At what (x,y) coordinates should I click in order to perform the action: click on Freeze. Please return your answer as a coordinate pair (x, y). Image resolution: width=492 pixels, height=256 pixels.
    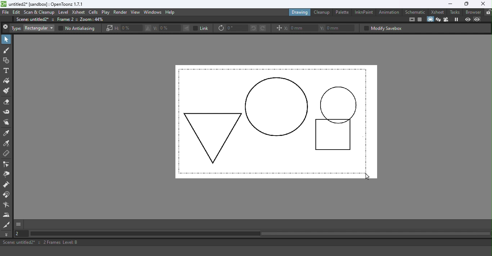
    Looking at the image, I should click on (457, 19).